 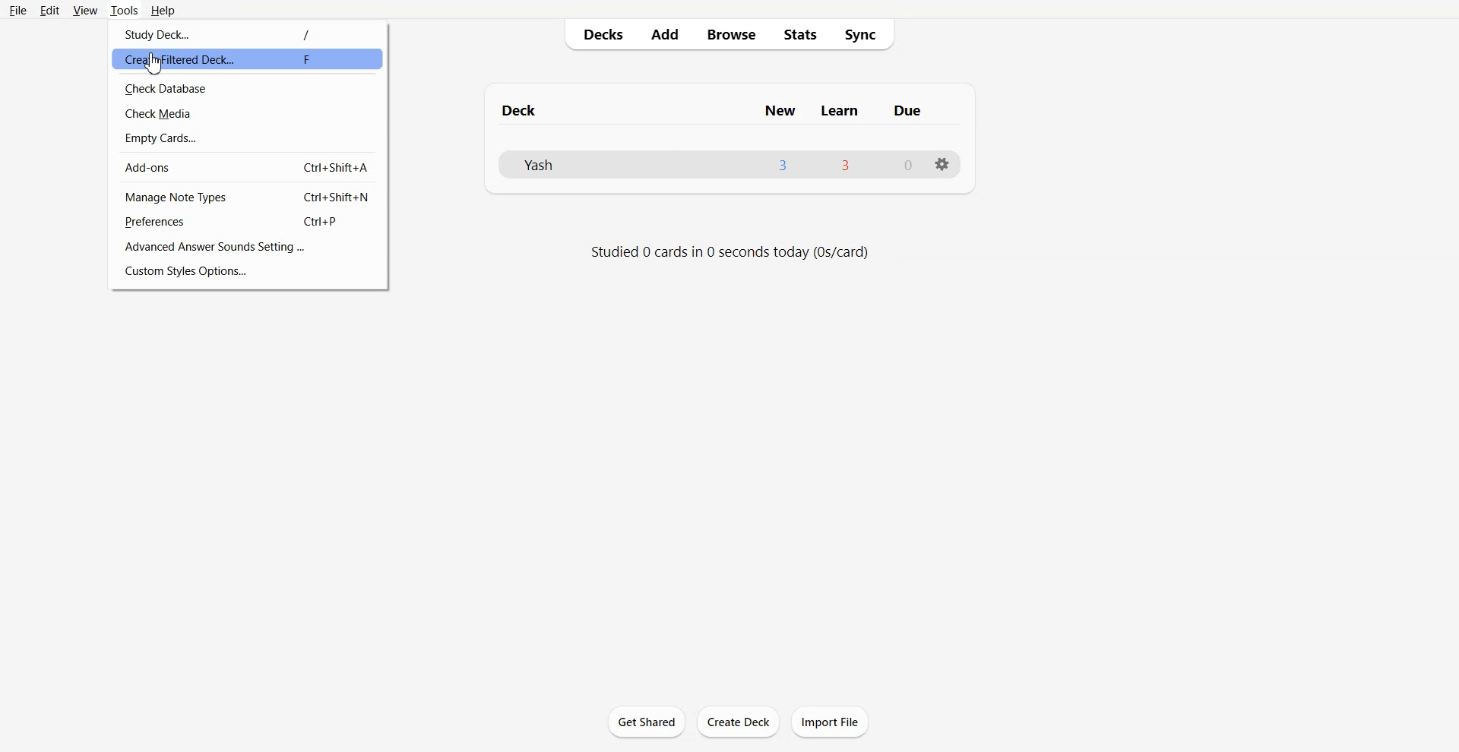 What do you see at coordinates (862, 35) in the screenshot?
I see `Sync` at bounding box center [862, 35].